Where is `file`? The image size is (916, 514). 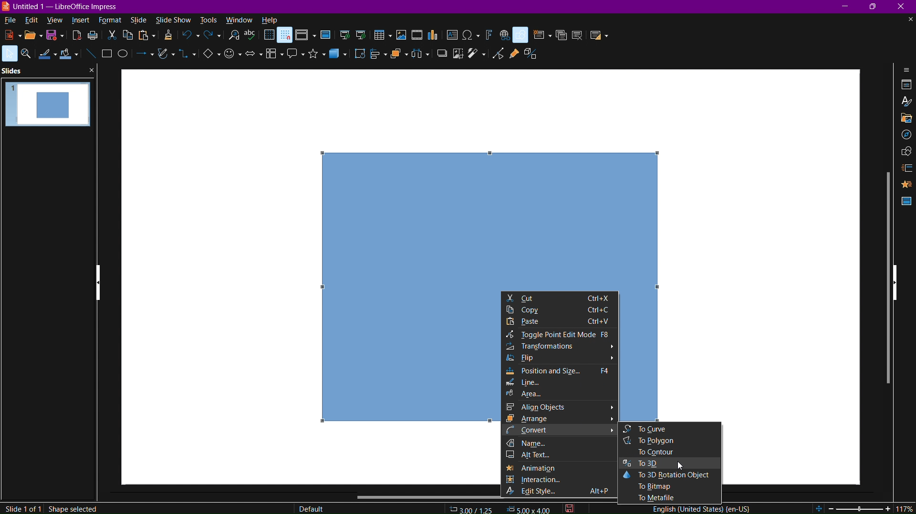 file is located at coordinates (9, 21).